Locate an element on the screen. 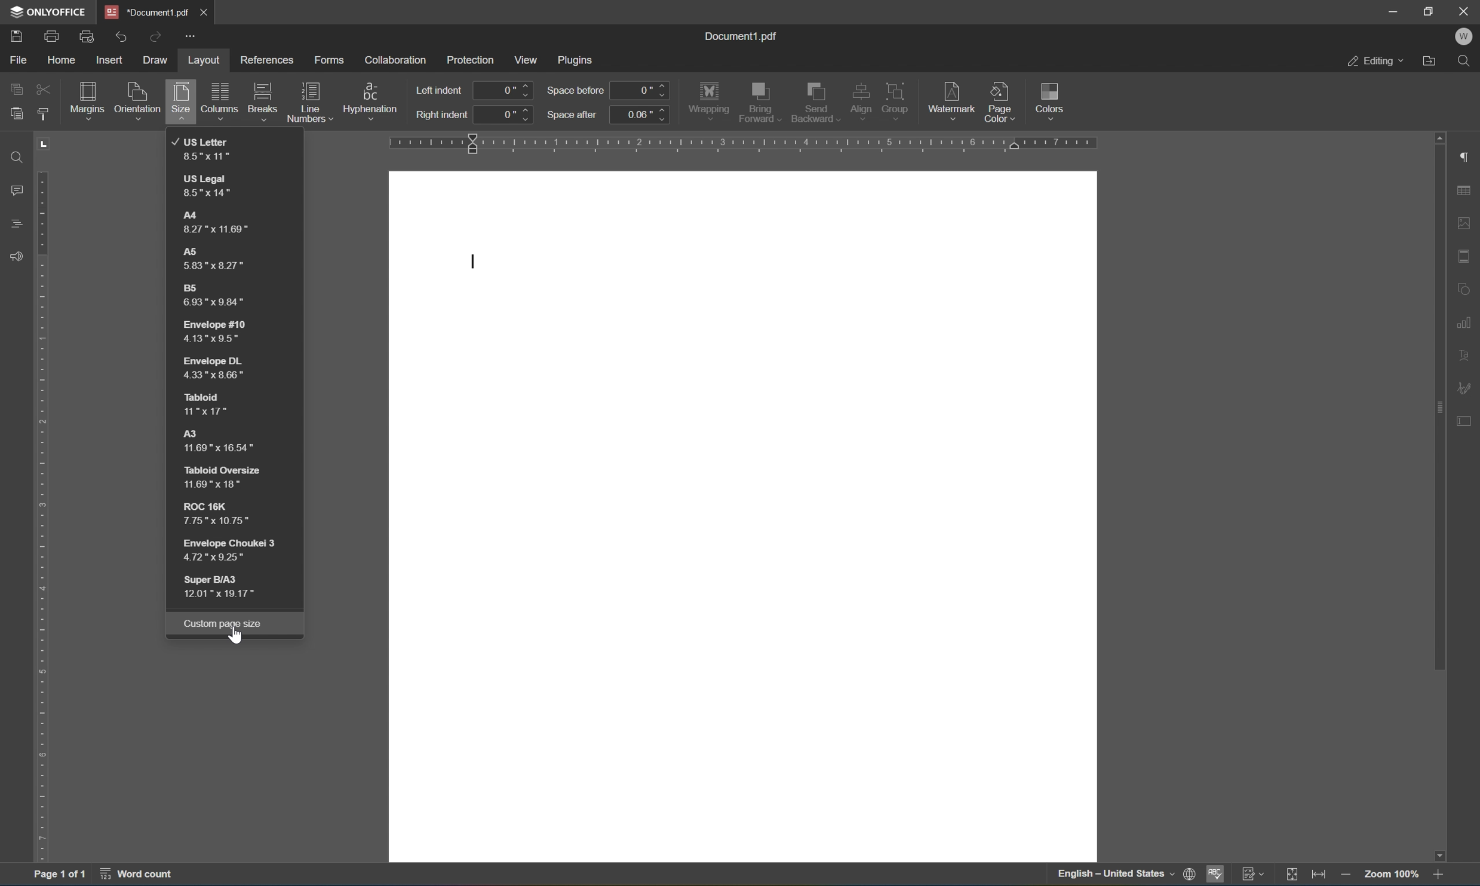 Image resolution: width=1480 pixels, height=886 pixels. watermark is located at coordinates (951, 97).